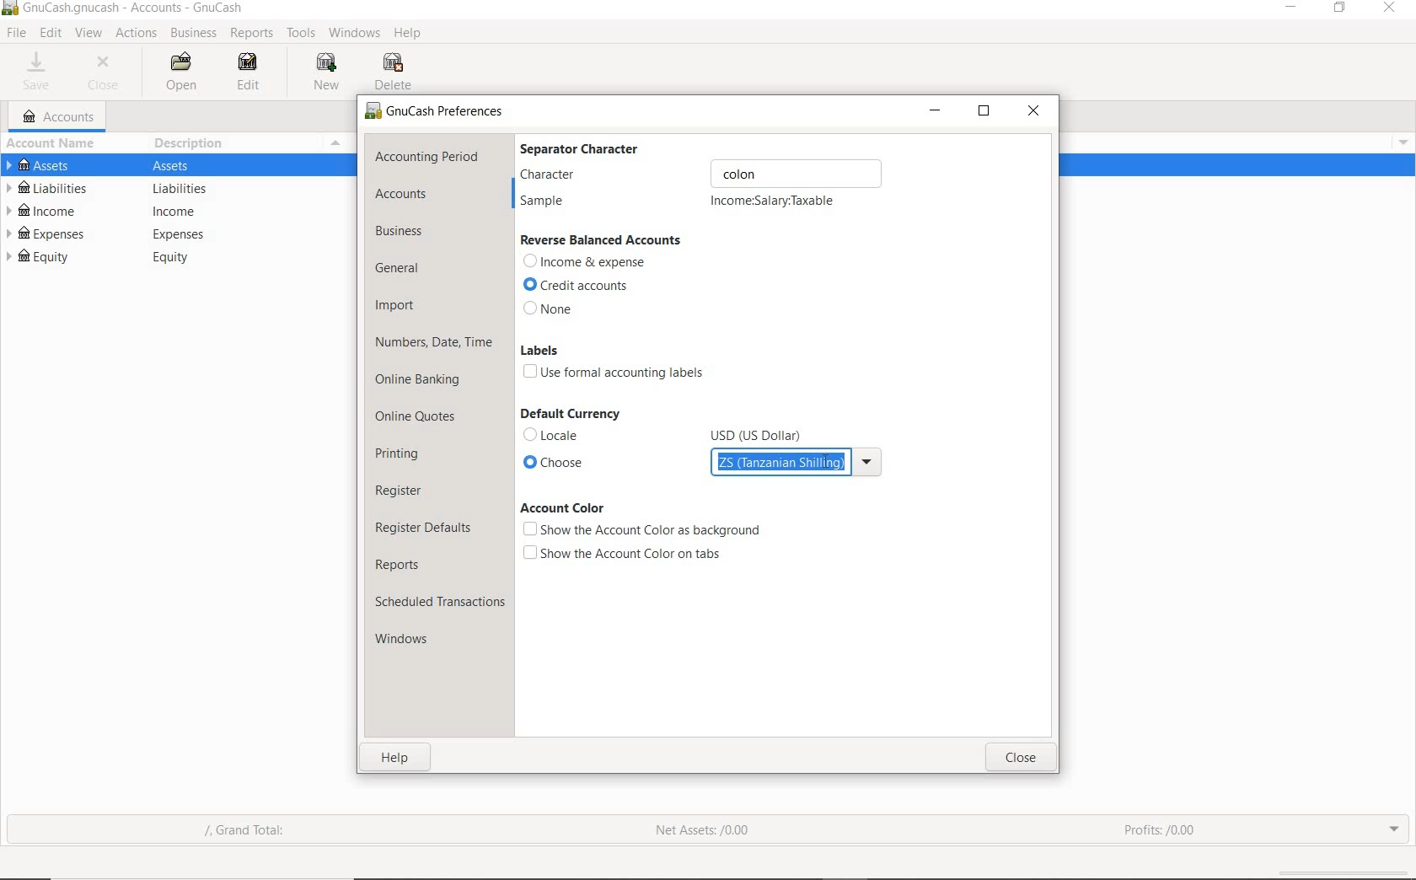 The height and width of the screenshot is (880, 1416). I want to click on VIEW, so click(88, 31).